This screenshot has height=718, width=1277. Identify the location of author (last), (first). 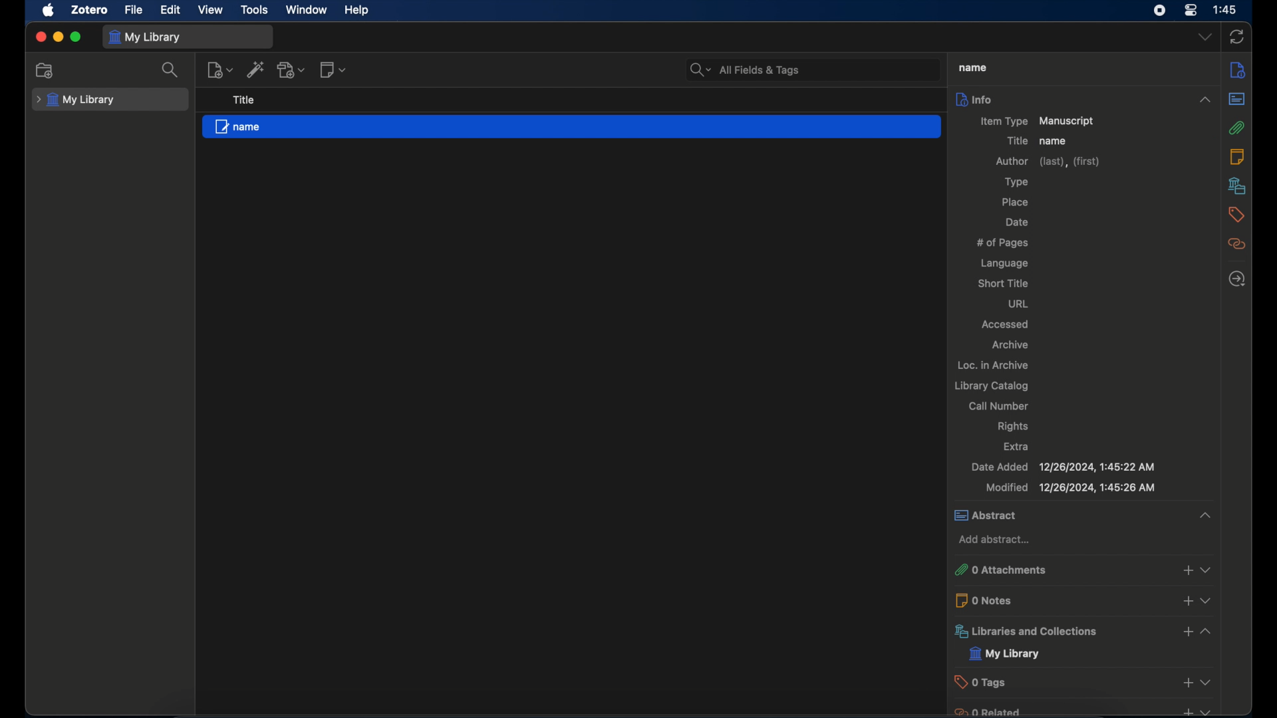
(1050, 162).